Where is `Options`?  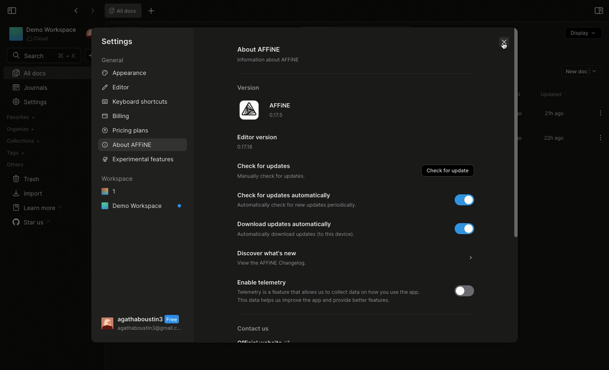 Options is located at coordinates (600, 138).